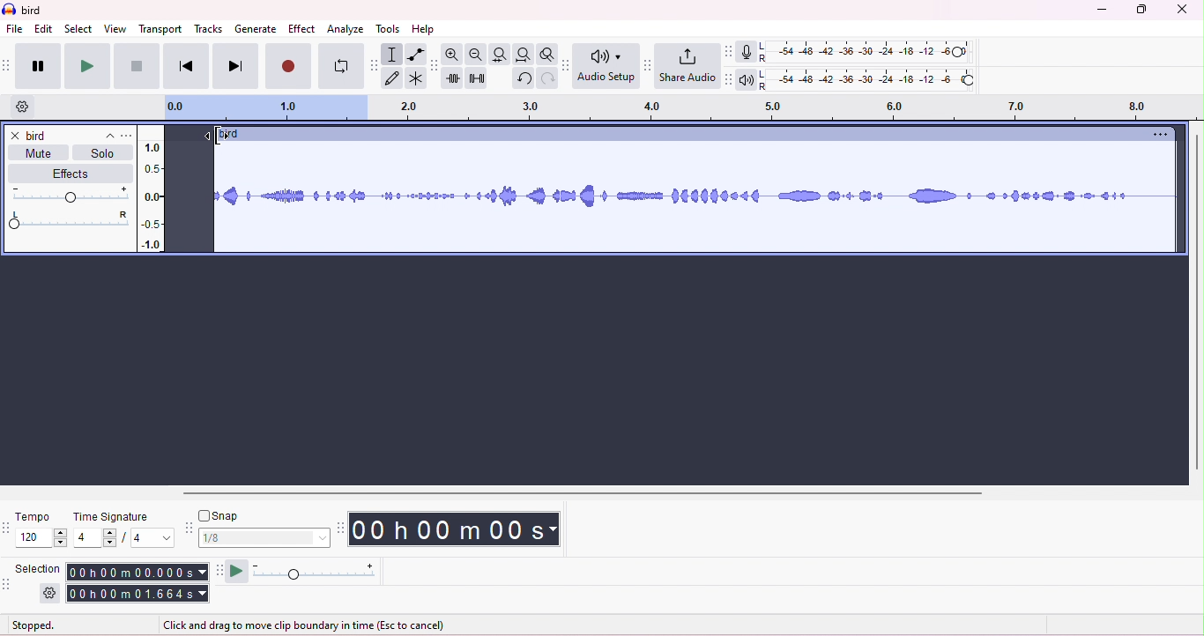 The height and width of the screenshot is (636, 1204). Describe the element at coordinates (44, 540) in the screenshot. I see `select tempo` at that location.